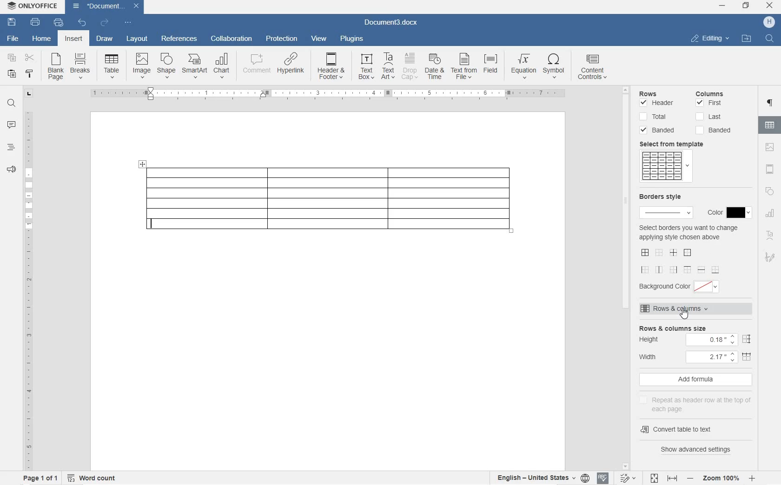 The height and width of the screenshot is (485, 781). What do you see at coordinates (366, 68) in the screenshot?
I see `TEXT BOX` at bounding box center [366, 68].